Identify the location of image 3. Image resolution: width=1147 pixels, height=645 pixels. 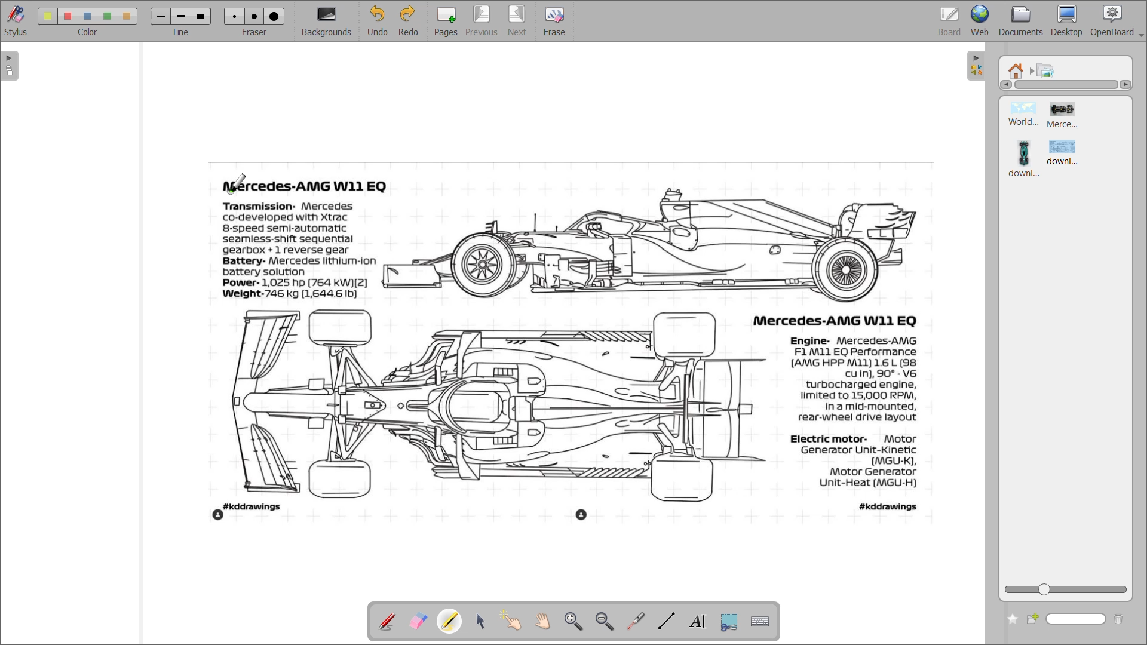
(1022, 158).